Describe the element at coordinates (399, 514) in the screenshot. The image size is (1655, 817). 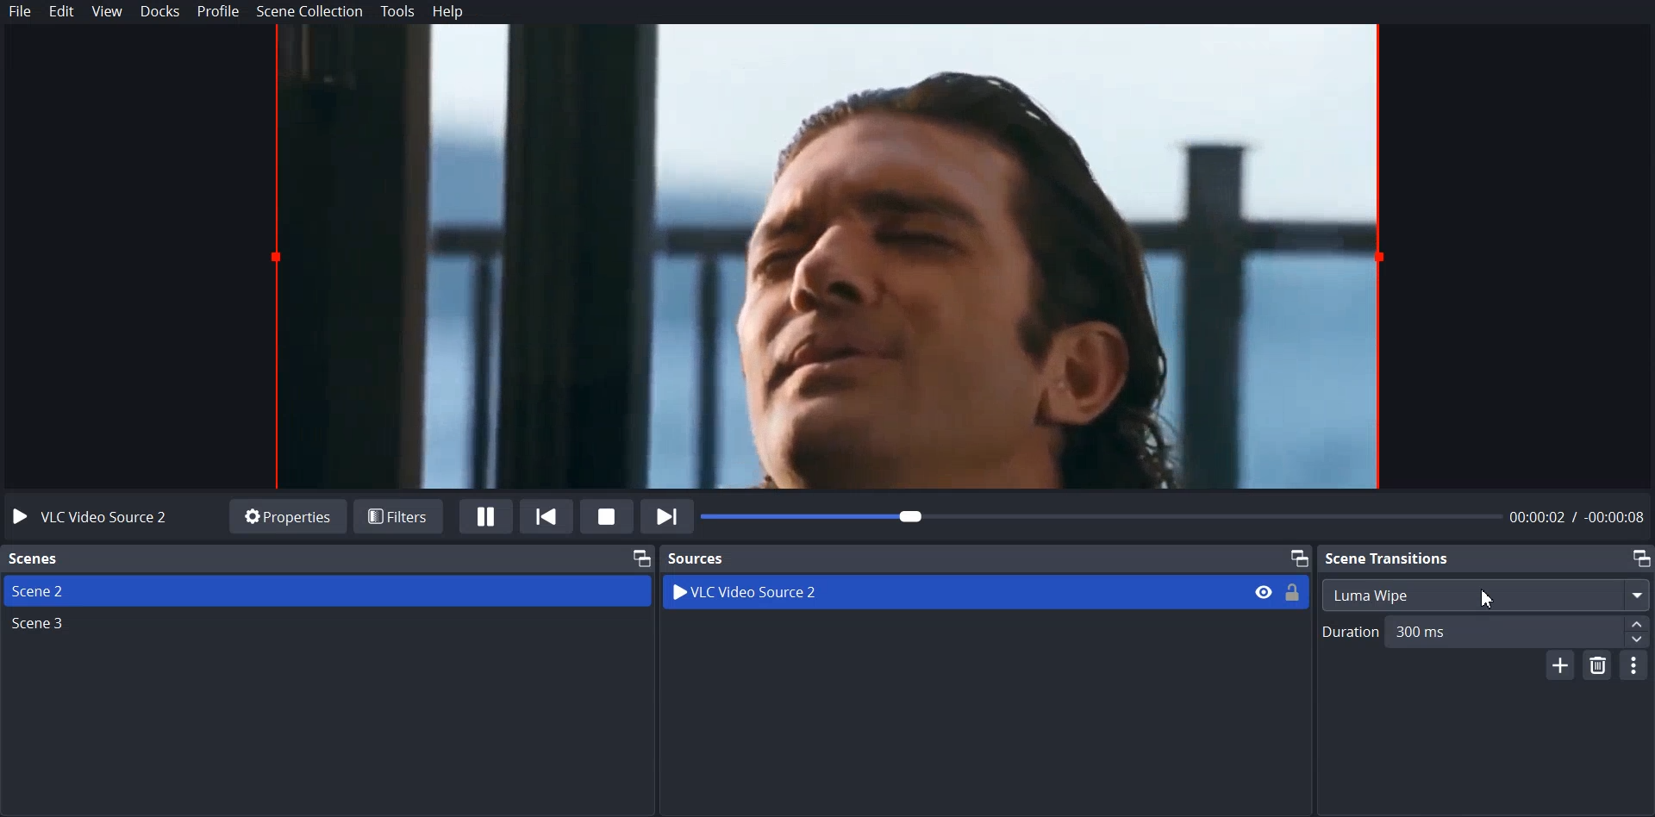
I see `Filters` at that location.